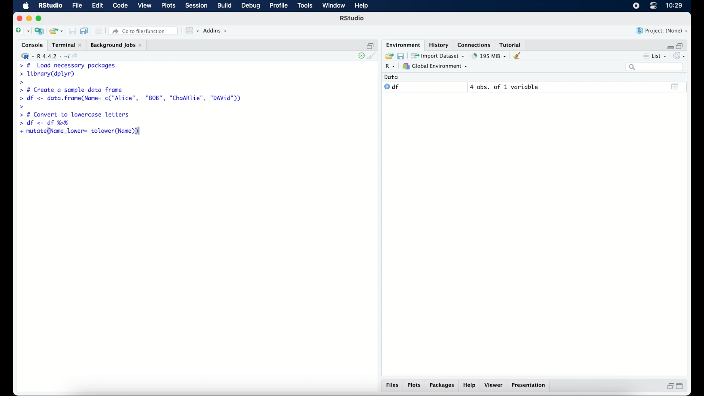 This screenshot has width=704, height=396. I want to click on create new project, so click(39, 32).